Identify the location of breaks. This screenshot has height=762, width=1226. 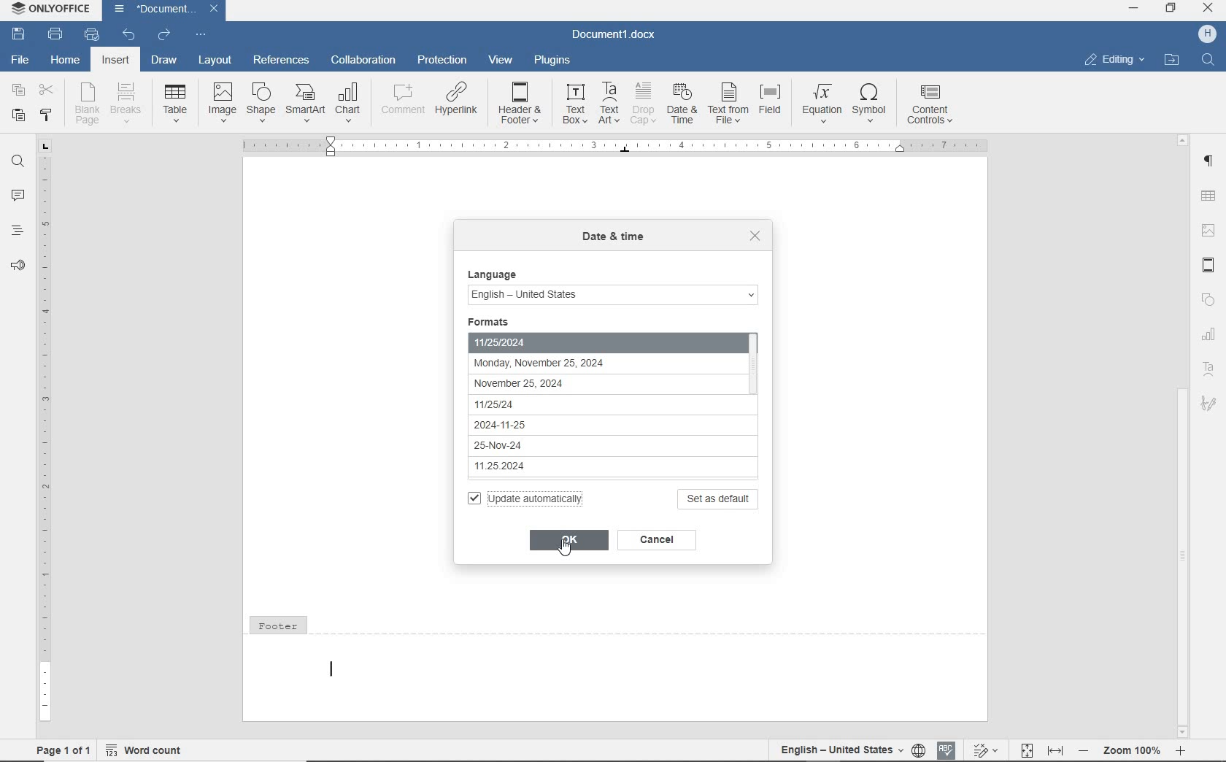
(128, 104).